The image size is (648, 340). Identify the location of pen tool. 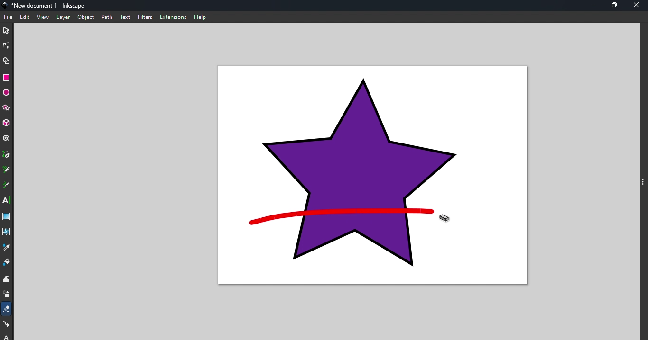
(7, 155).